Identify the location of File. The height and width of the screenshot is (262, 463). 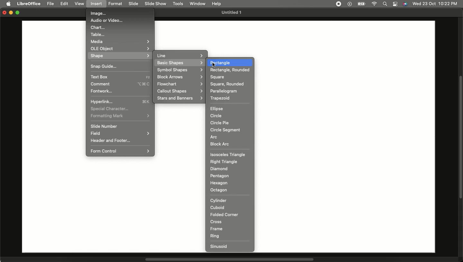
(51, 4).